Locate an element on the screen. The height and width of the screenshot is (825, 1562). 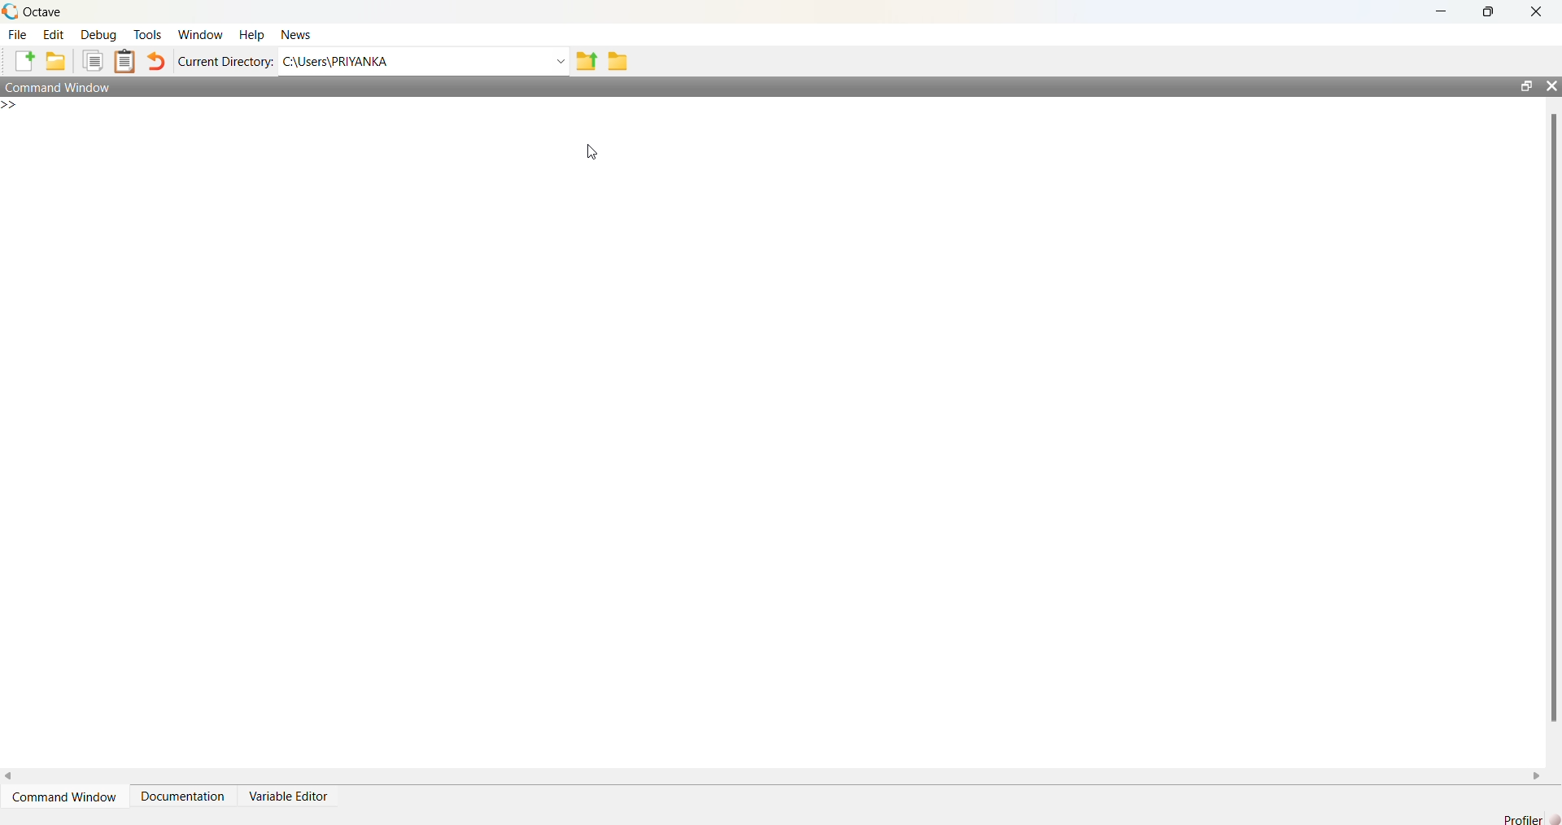
Octave is located at coordinates (10, 11).